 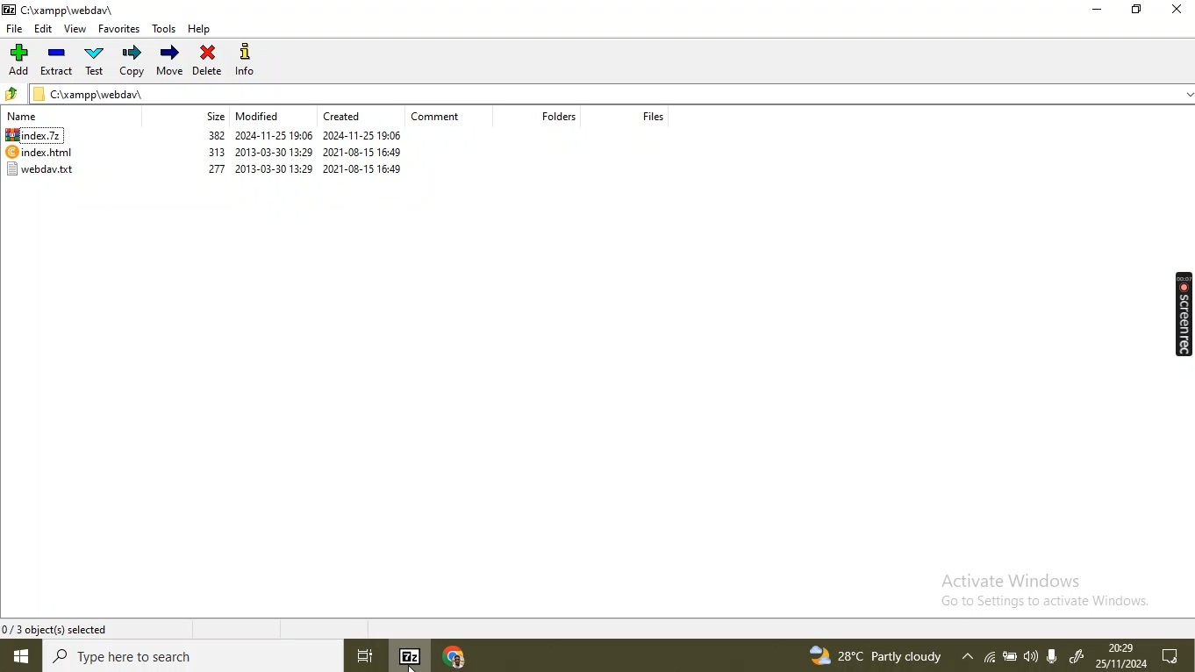 What do you see at coordinates (877, 656) in the screenshot?
I see `28 degree partly cloudly` at bounding box center [877, 656].